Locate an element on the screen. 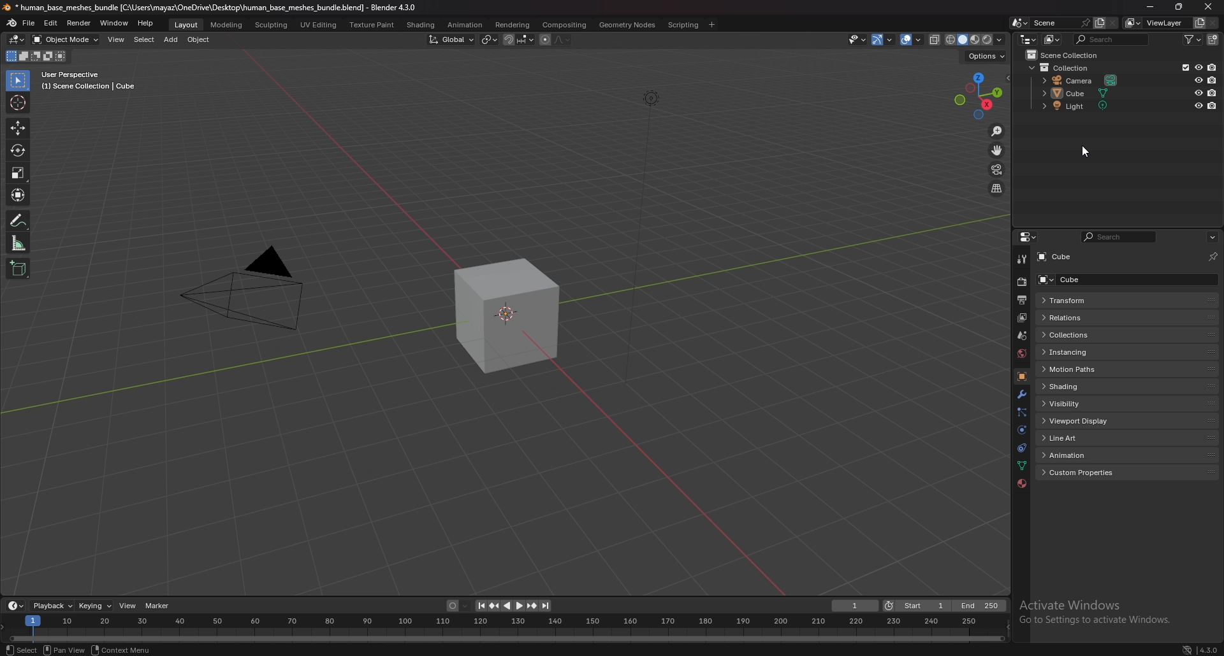 This screenshot has width=1224, height=656. editor type is located at coordinates (18, 39).